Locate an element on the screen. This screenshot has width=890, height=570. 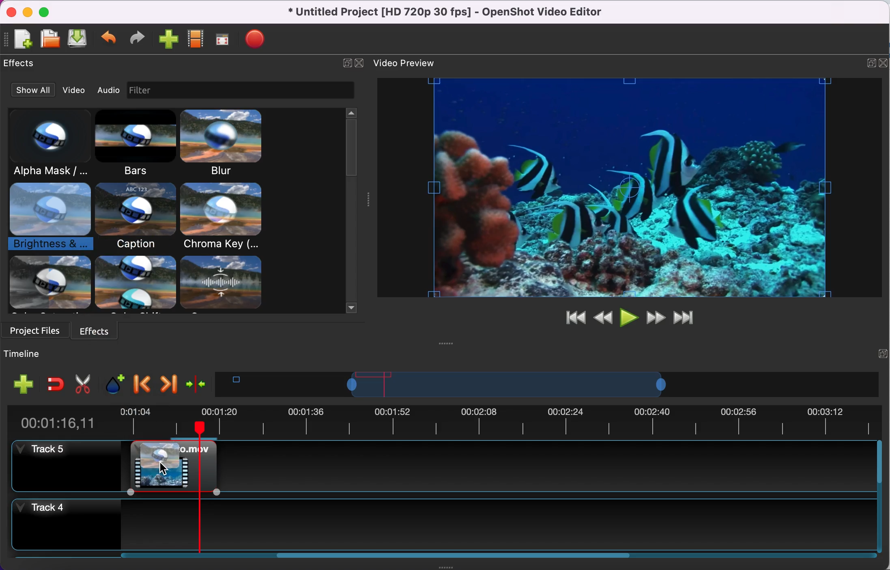
audio is located at coordinates (108, 91).